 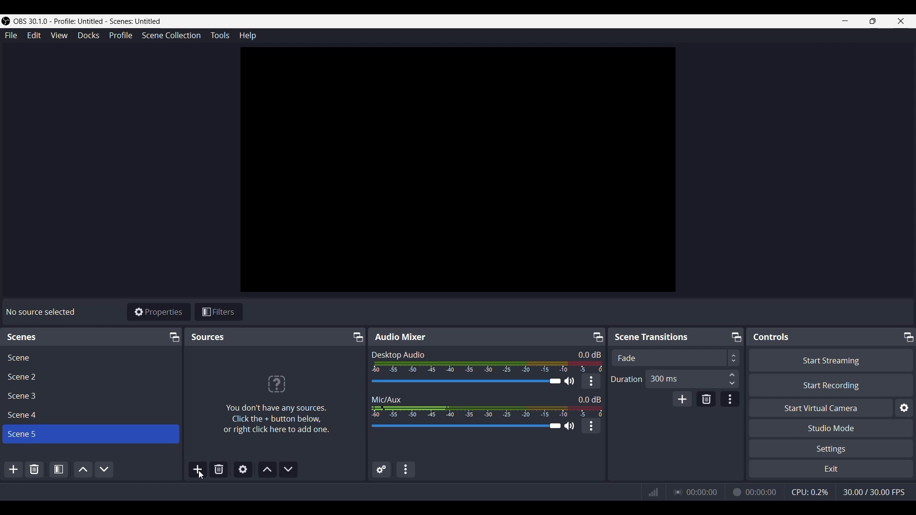 I want to click on Text, so click(x=275, y=400).